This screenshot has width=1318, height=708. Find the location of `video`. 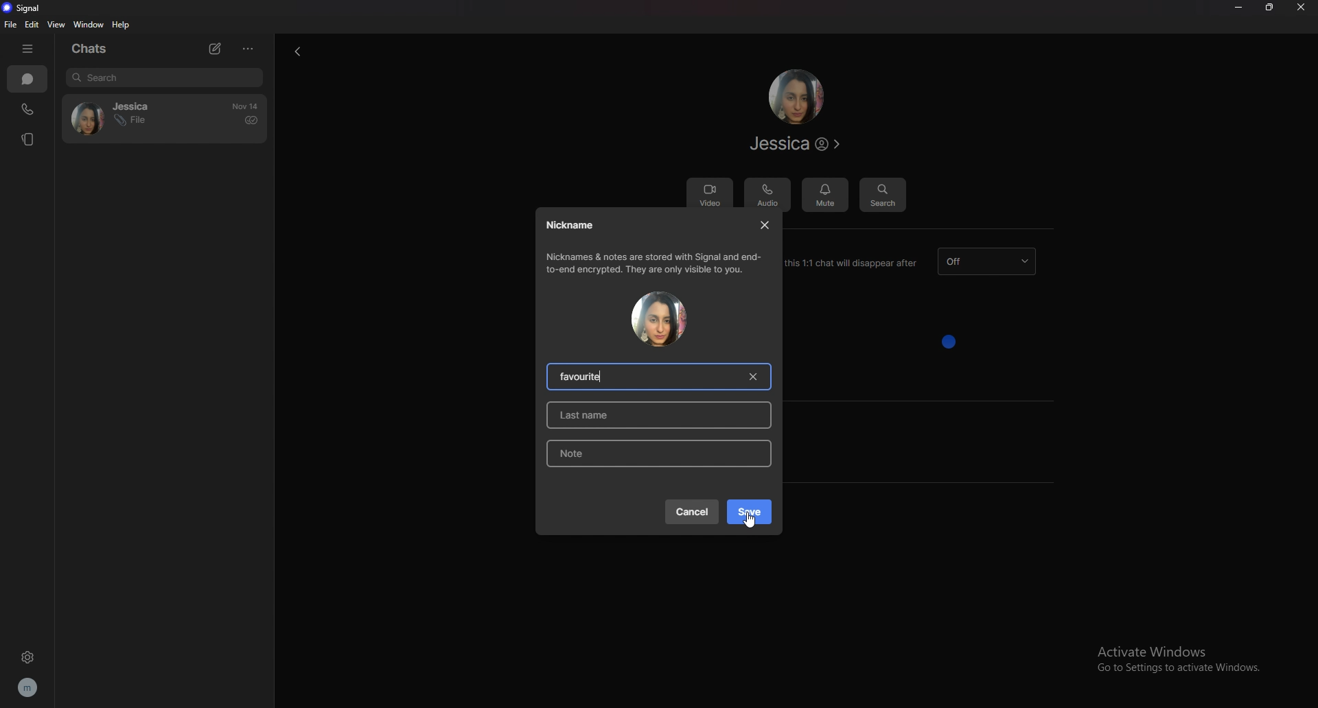

video is located at coordinates (709, 195).